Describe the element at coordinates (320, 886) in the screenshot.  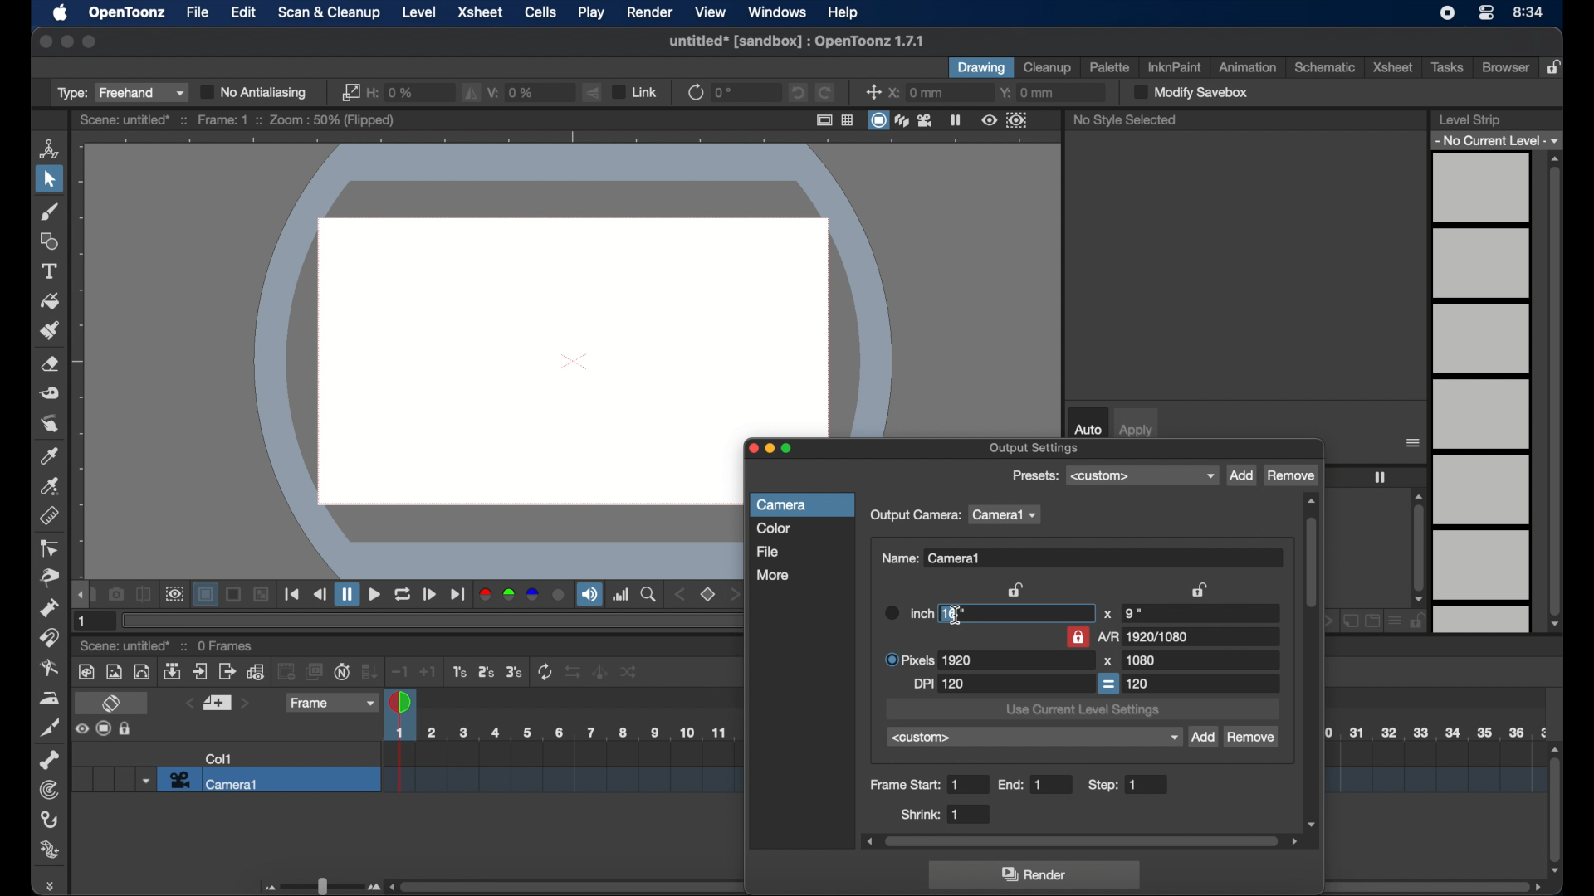
I see `slider` at that location.